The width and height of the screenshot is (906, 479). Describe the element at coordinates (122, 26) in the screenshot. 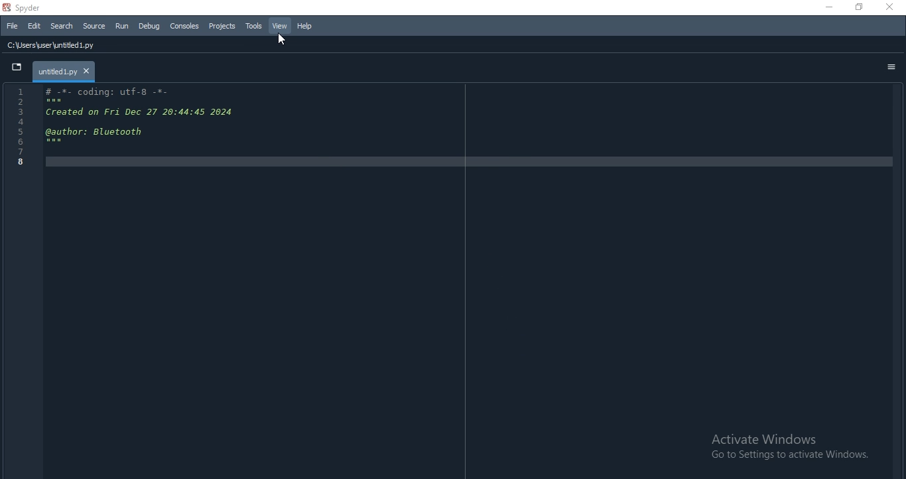

I see `Run` at that location.